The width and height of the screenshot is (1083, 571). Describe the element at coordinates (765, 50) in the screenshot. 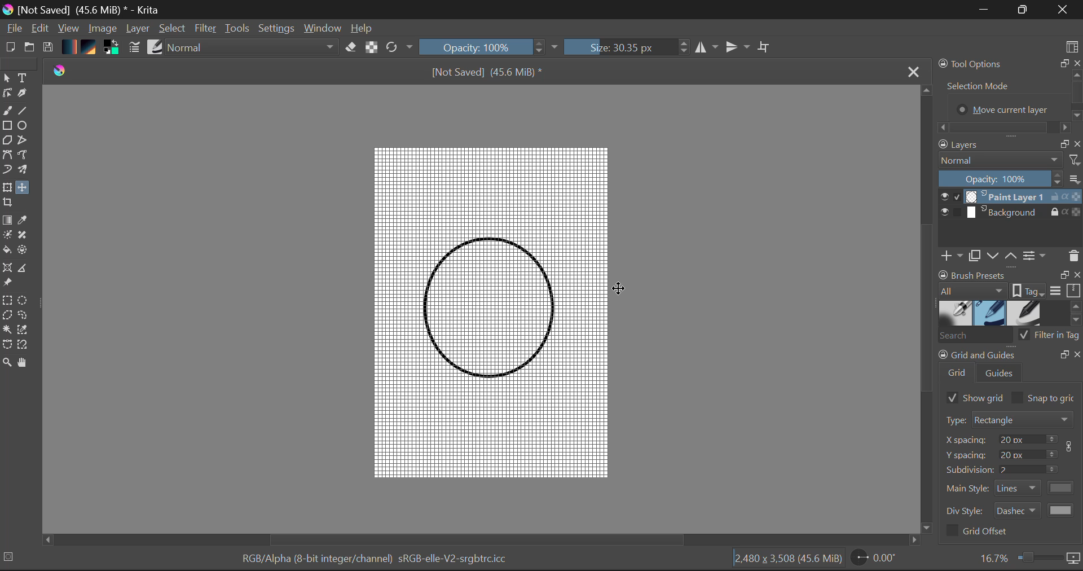

I see `Crop` at that location.